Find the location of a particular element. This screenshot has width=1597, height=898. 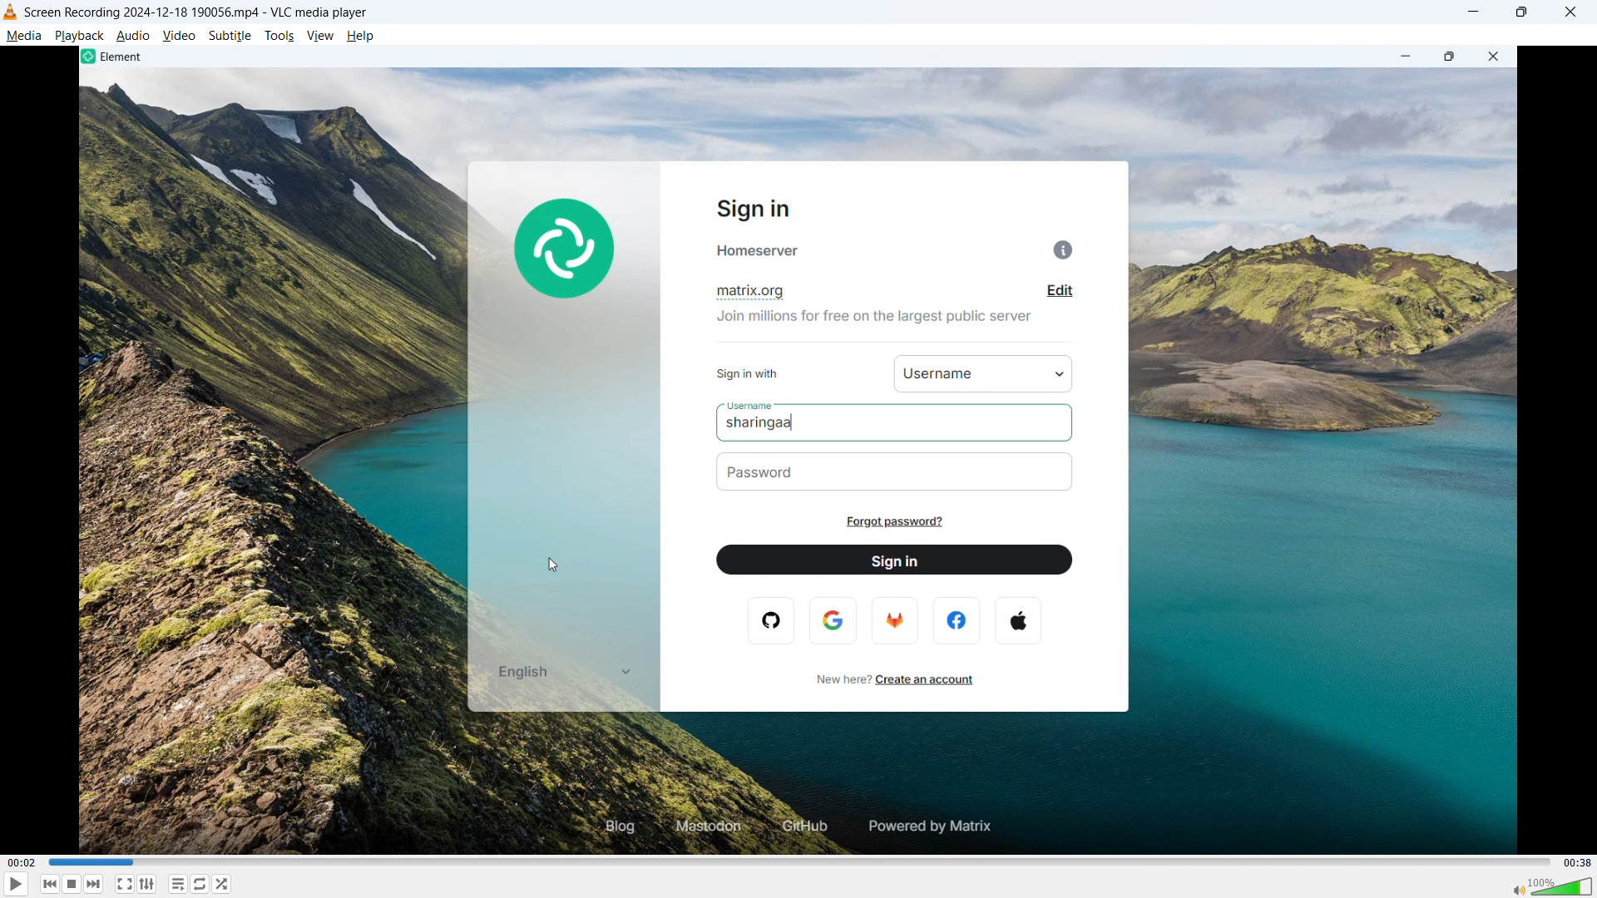

GitHub is located at coordinates (801, 827).